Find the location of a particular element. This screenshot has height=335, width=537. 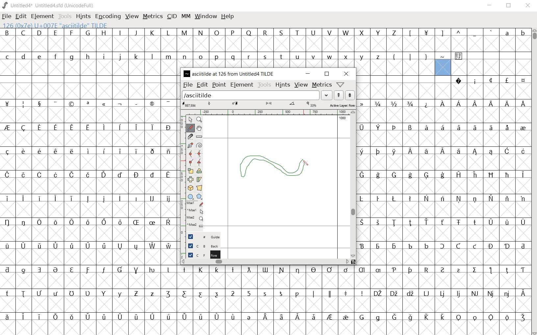

show the next word on the list is located at coordinates (339, 95).